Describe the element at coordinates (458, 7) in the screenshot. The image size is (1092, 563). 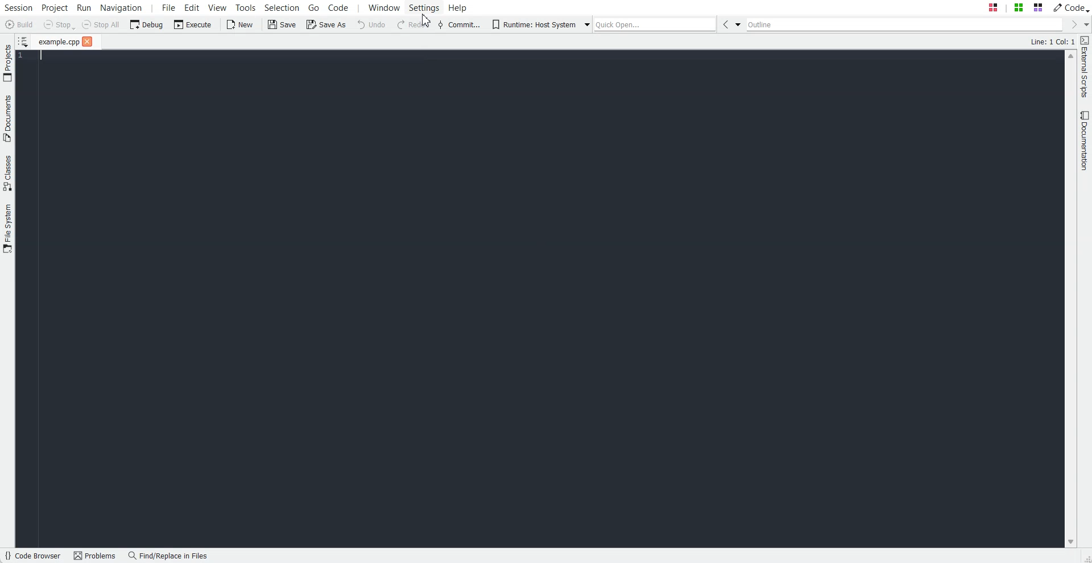
I see `Help` at that location.